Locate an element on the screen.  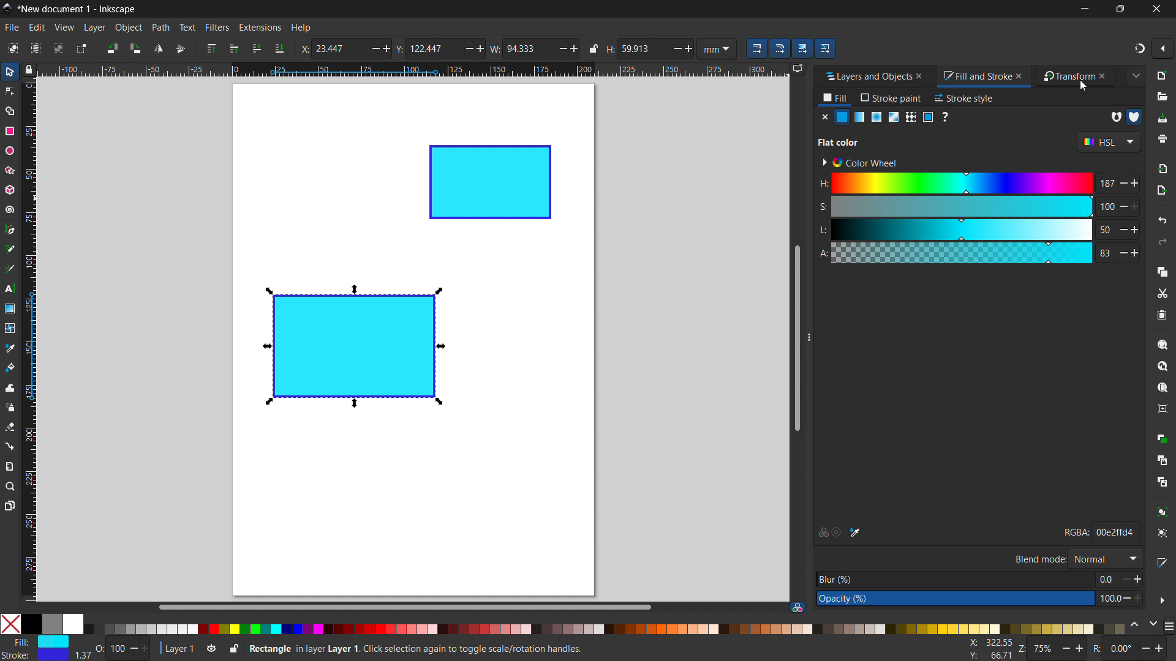
file is located at coordinates (12, 28).